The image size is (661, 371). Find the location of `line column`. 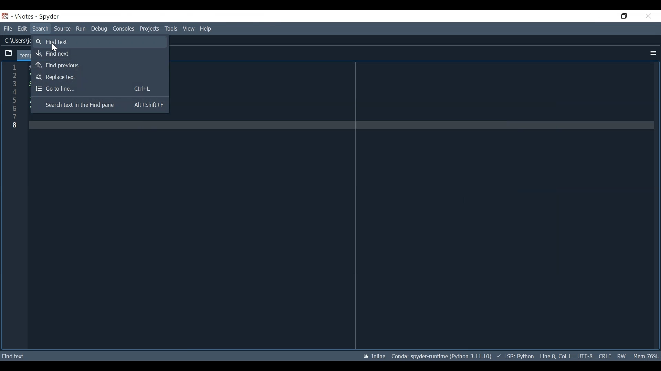

line column is located at coordinates (12, 204).